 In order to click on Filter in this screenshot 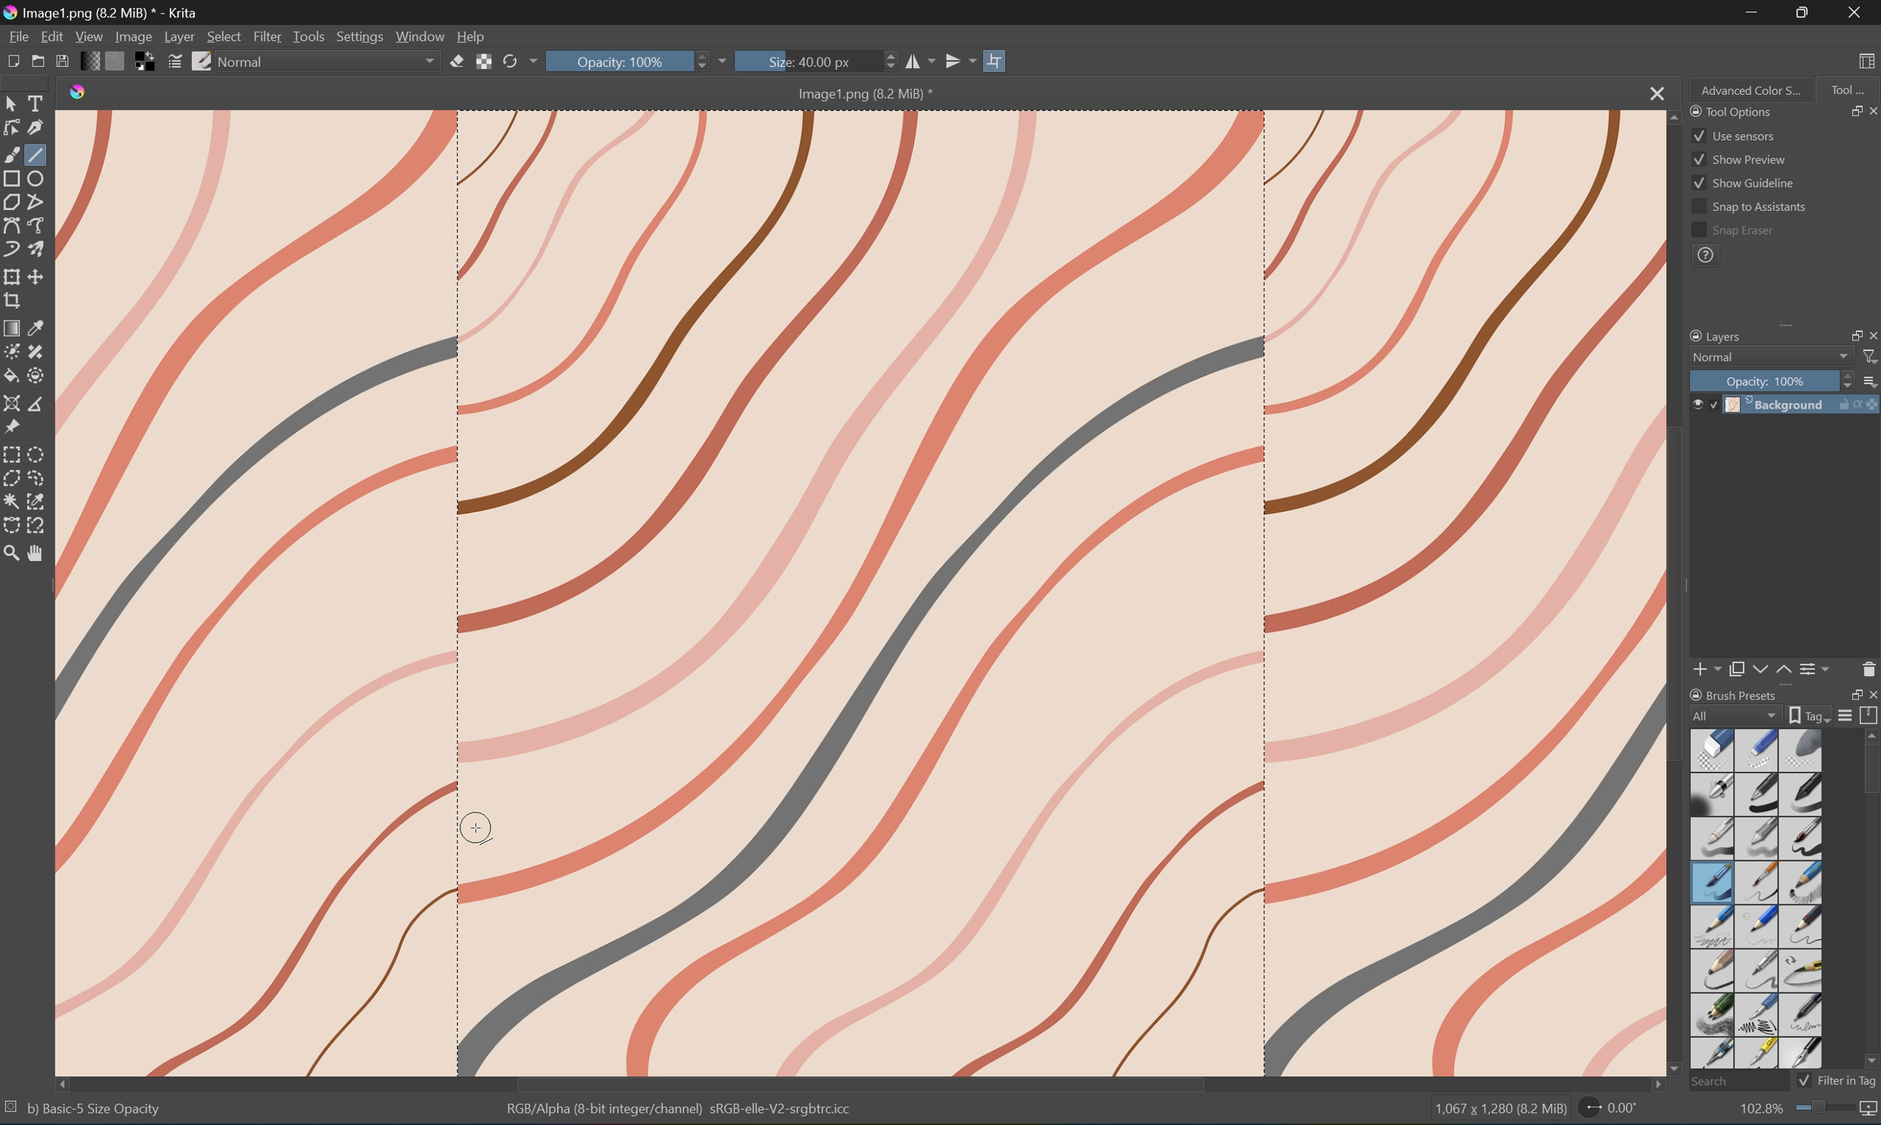, I will do `click(1870, 358)`.